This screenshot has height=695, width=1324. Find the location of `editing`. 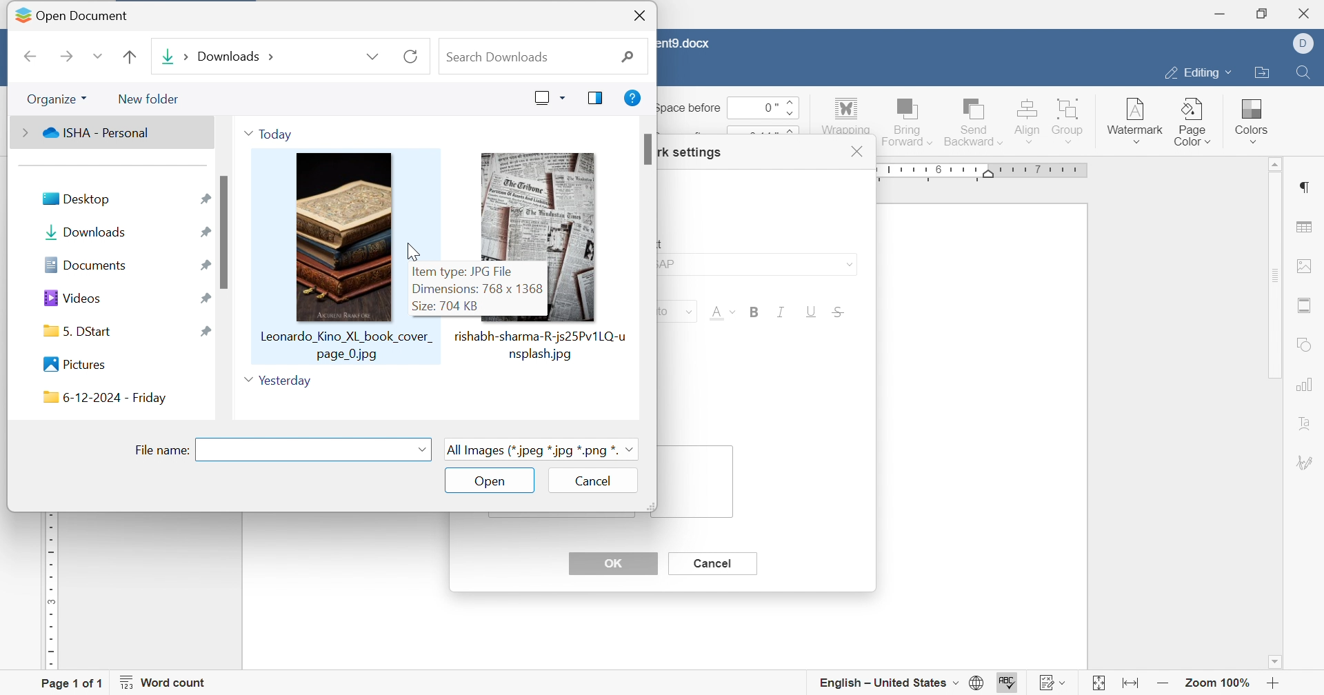

editing is located at coordinates (1195, 75).